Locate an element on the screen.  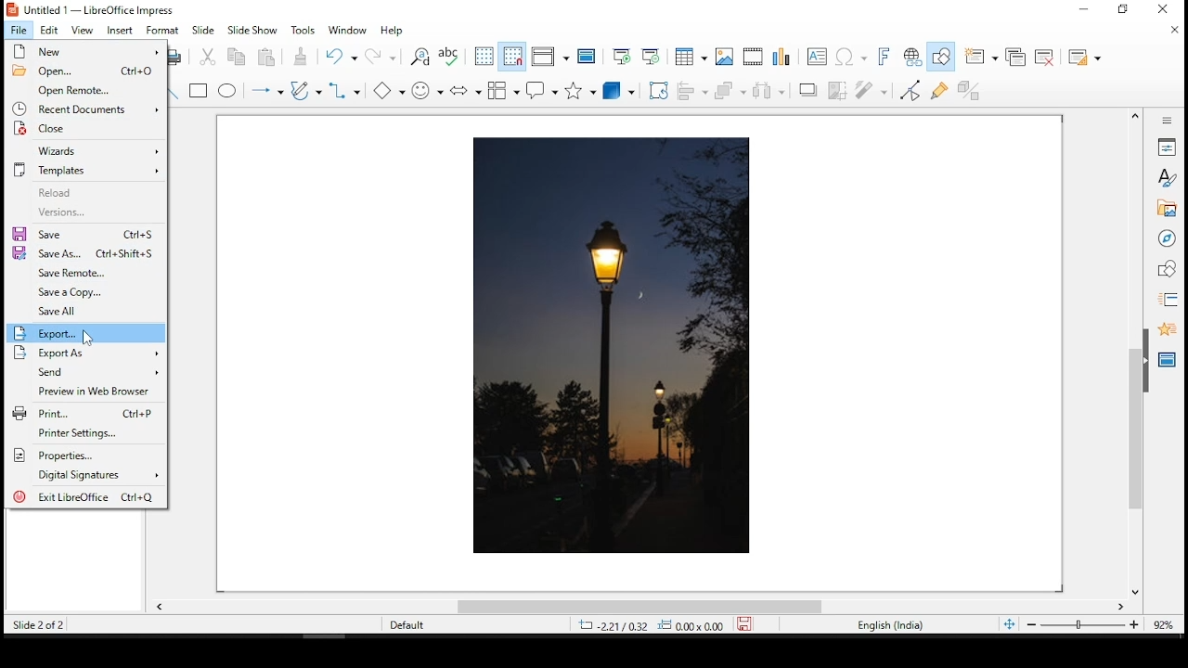
save as is located at coordinates (84, 255).